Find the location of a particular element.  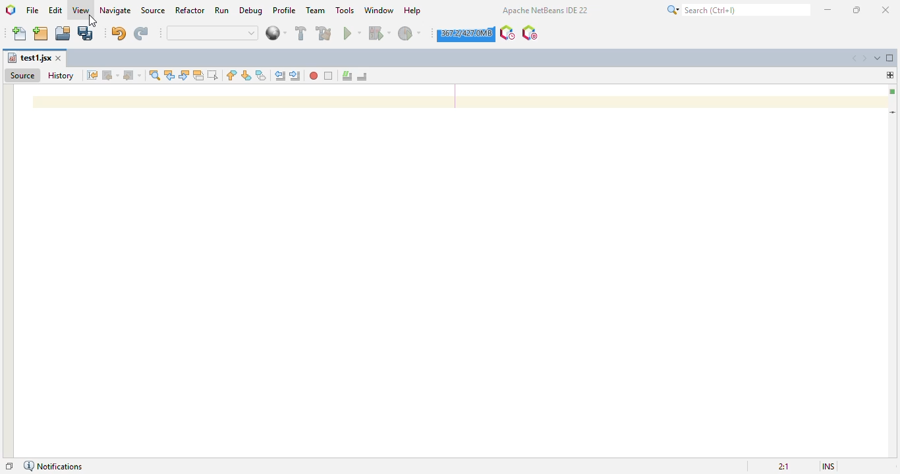

stop macro reading is located at coordinates (329, 76).